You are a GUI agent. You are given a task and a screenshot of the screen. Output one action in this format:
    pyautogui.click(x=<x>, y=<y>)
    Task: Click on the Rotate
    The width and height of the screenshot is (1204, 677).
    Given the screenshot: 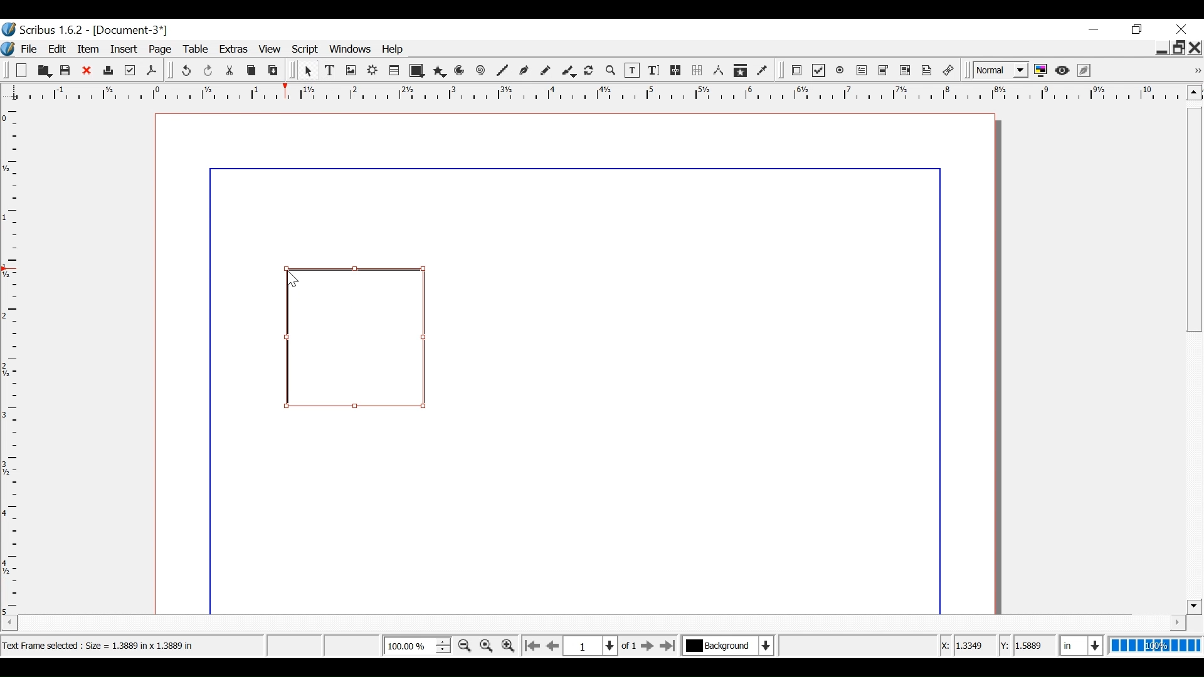 What is the action you would take?
    pyautogui.click(x=589, y=71)
    